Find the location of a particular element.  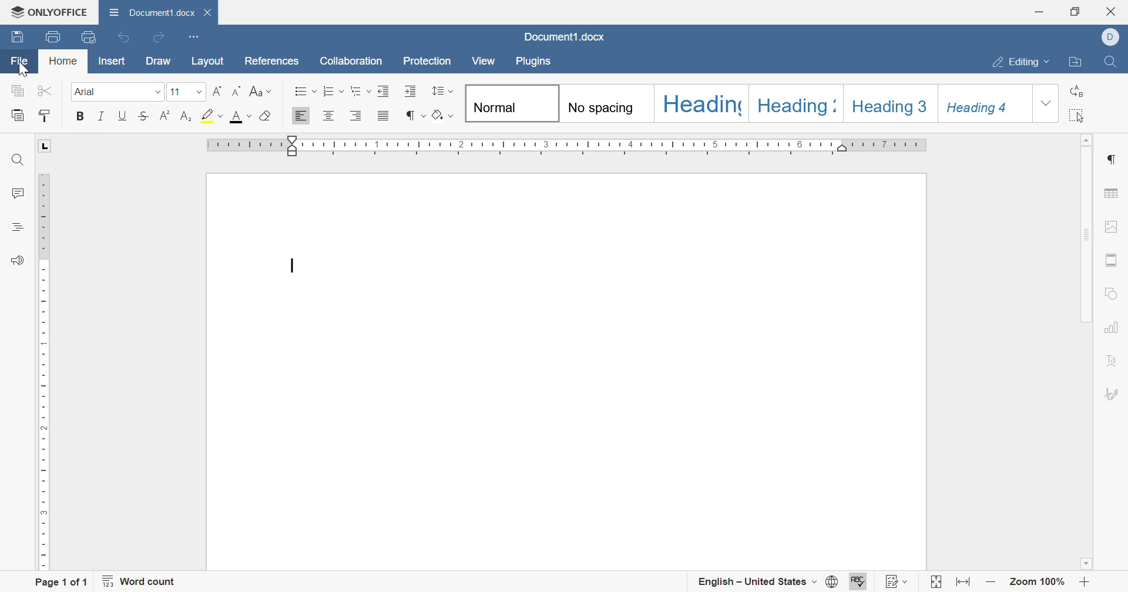

redo is located at coordinates (159, 36).